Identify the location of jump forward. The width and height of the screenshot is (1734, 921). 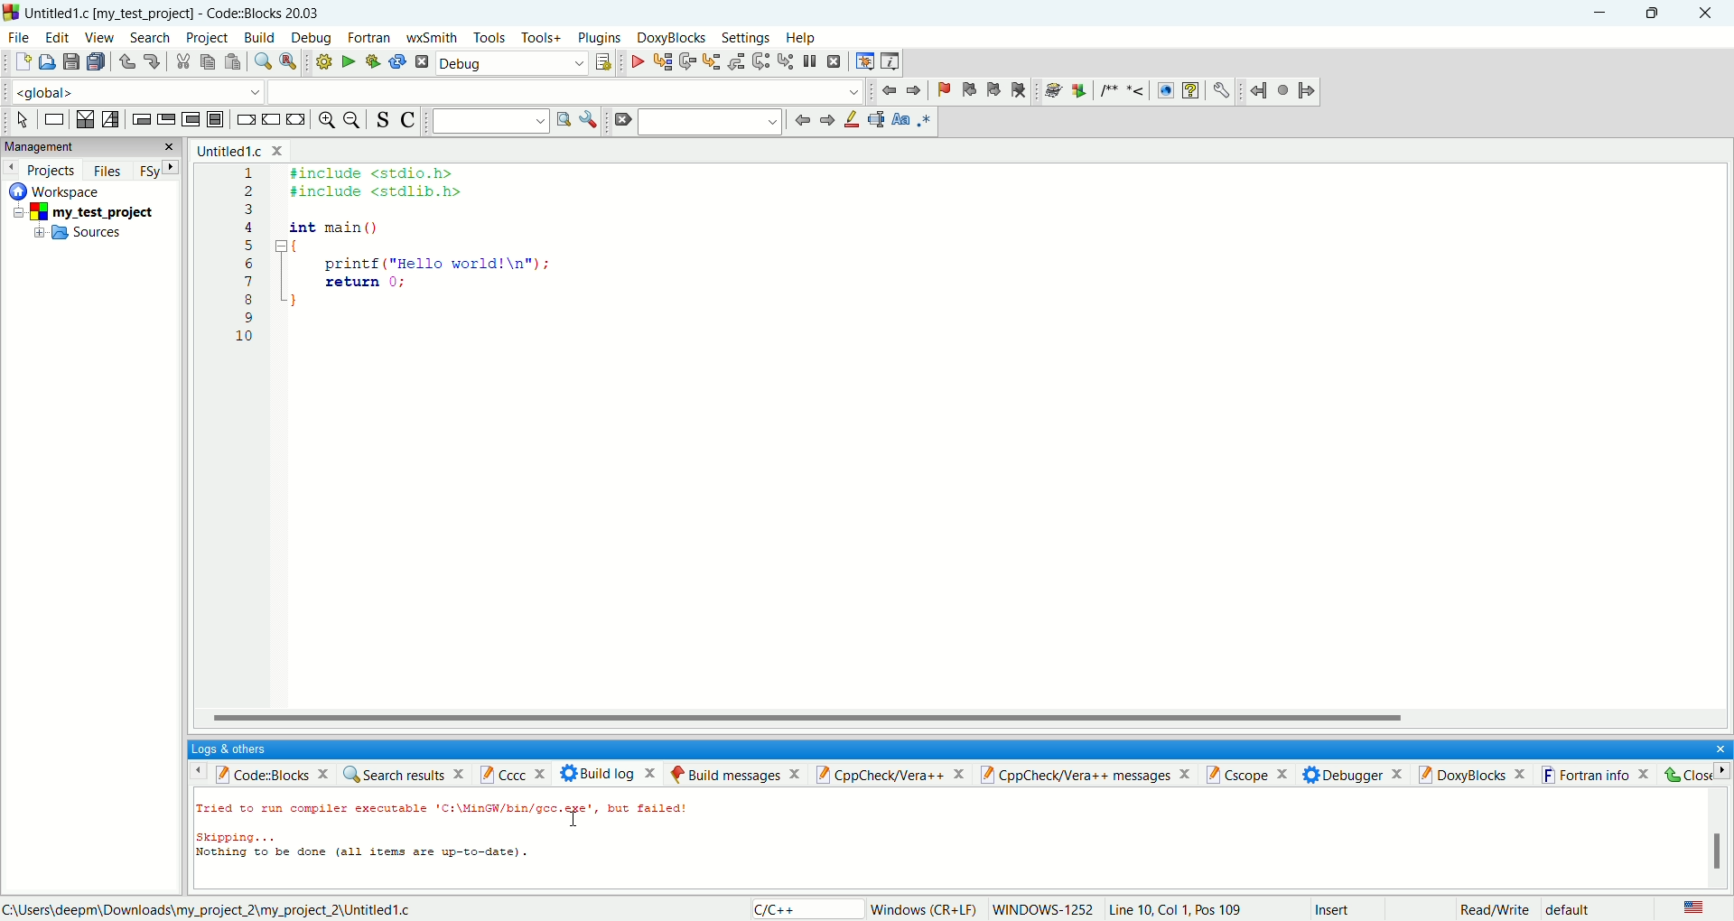
(1307, 88).